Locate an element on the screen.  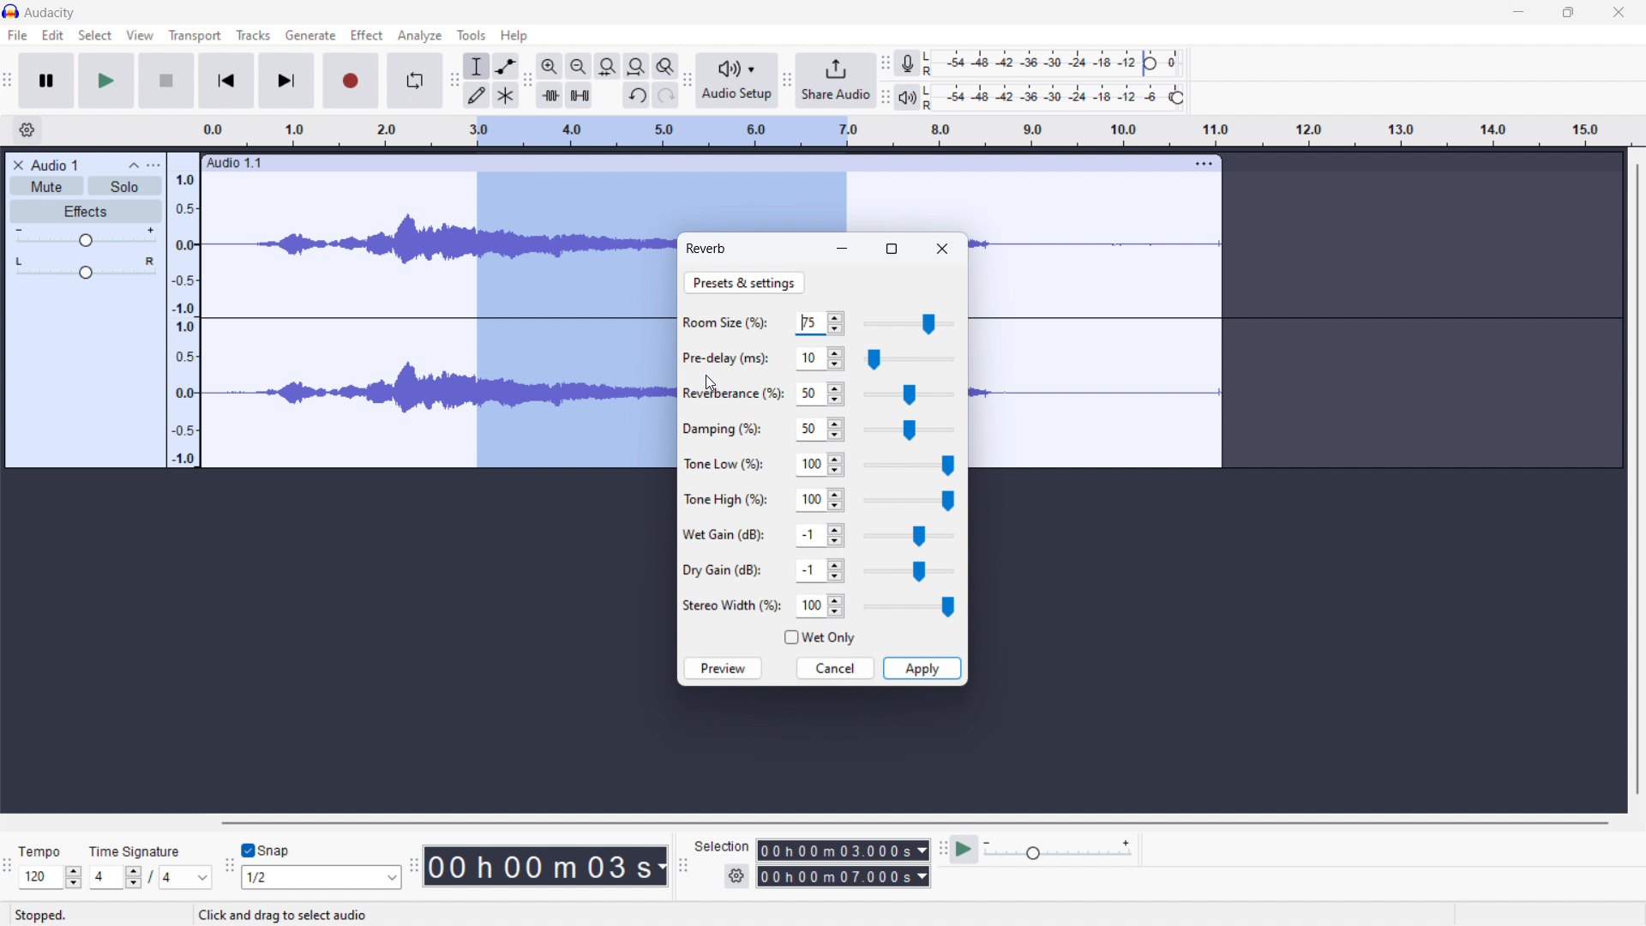
apply is located at coordinates (922, 668).